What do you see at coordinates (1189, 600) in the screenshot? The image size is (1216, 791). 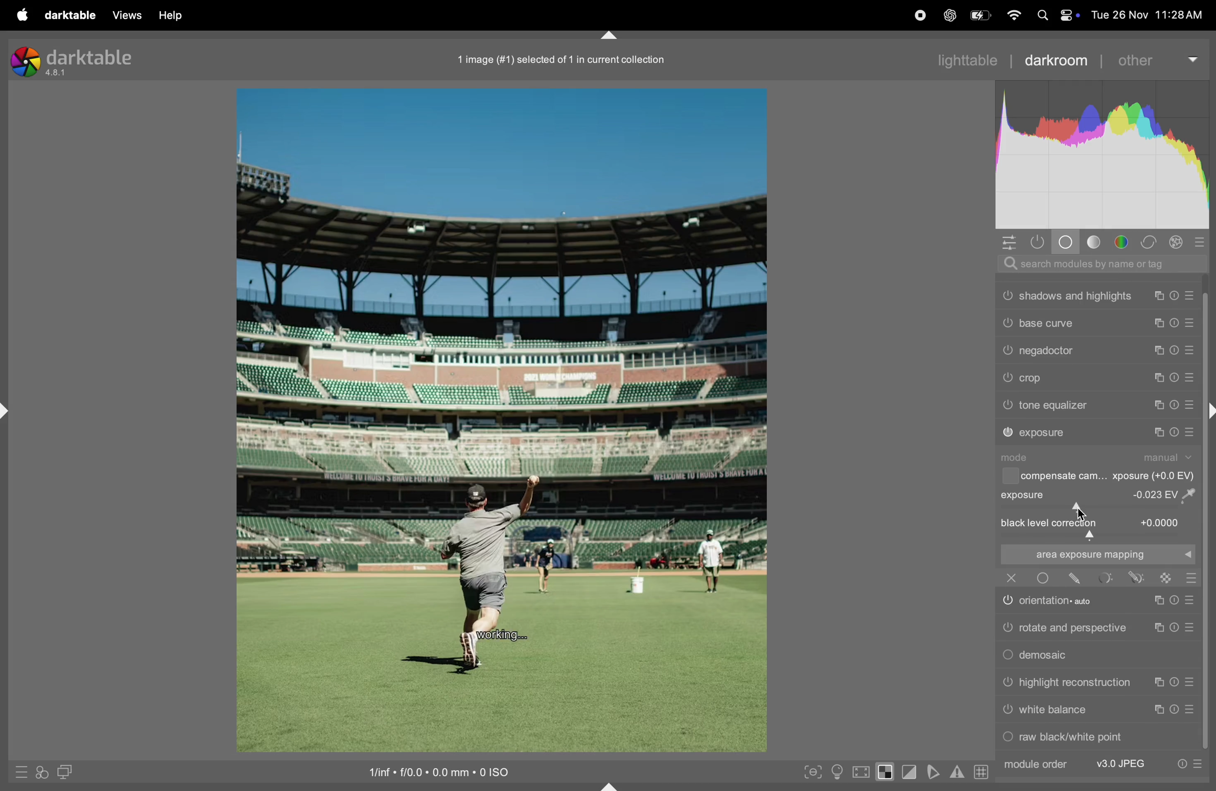 I see `Preset` at bounding box center [1189, 600].